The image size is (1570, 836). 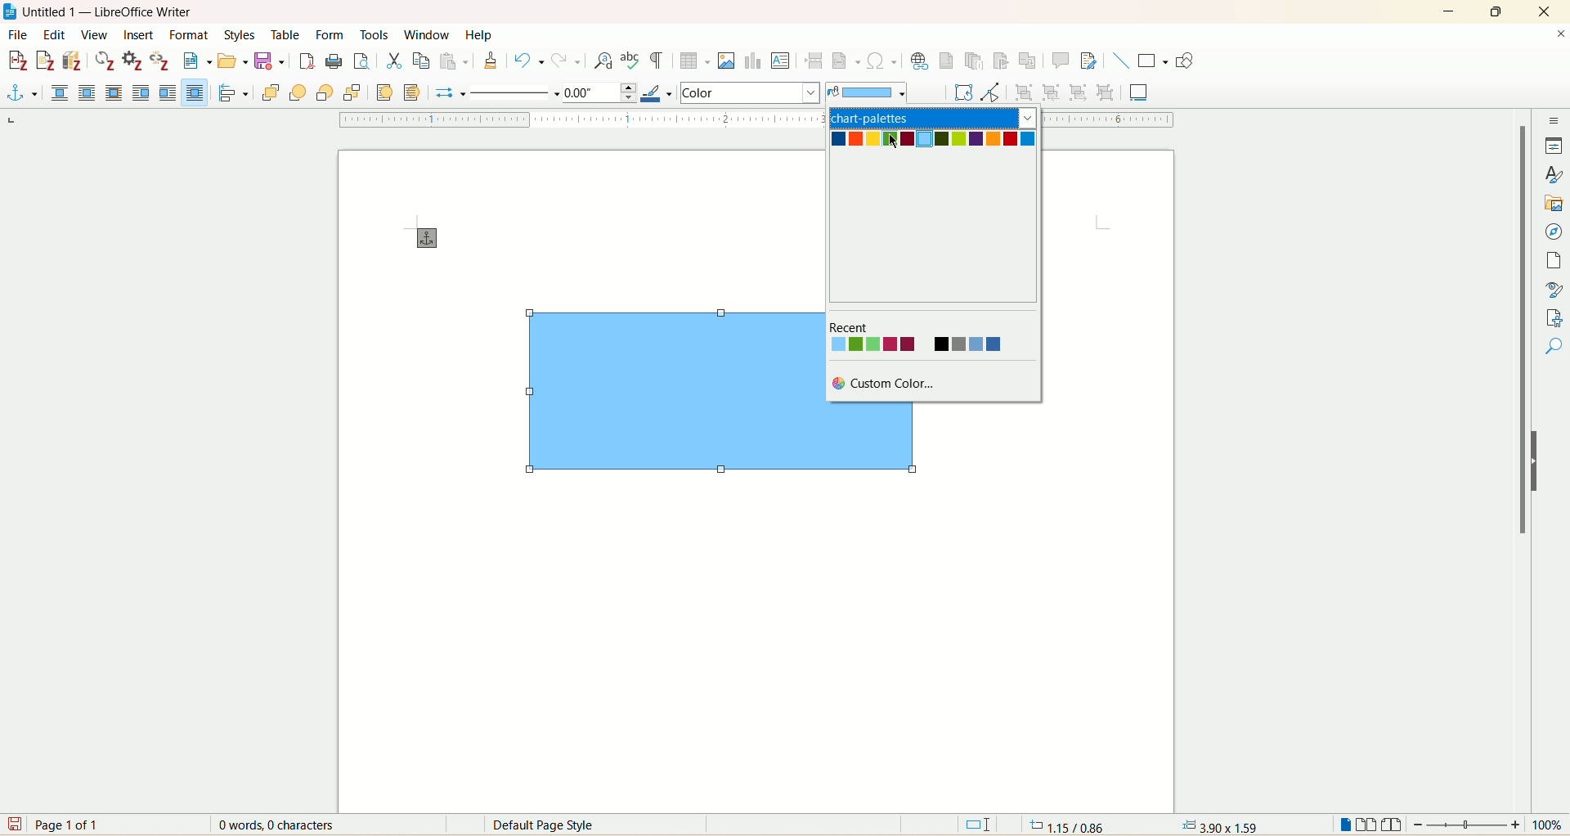 I want to click on table, so click(x=286, y=34).